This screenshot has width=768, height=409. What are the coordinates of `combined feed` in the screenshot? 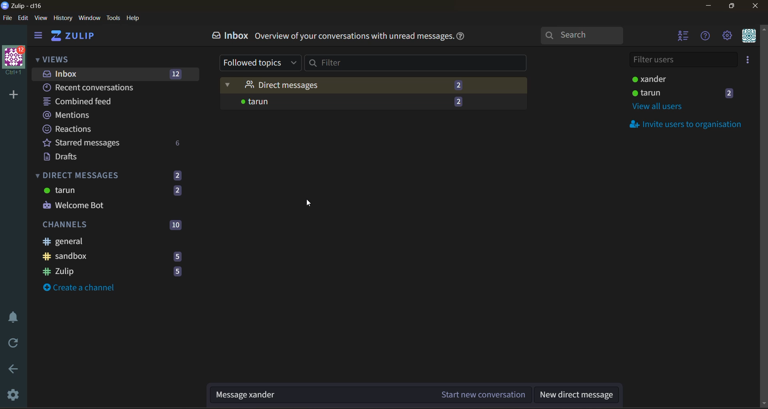 It's located at (84, 101).